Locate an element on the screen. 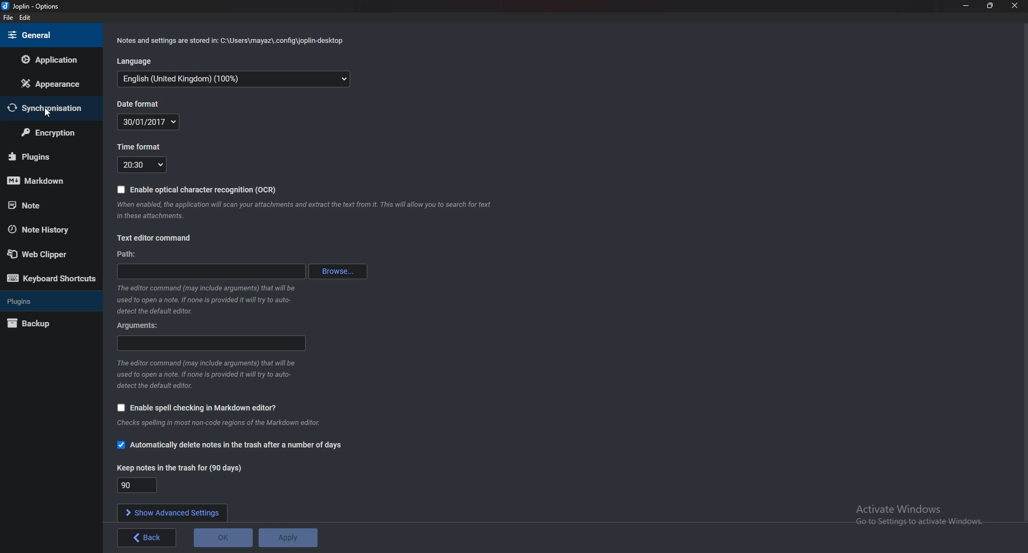 The image size is (1028, 553). Keep notes in the trash for is located at coordinates (138, 485).